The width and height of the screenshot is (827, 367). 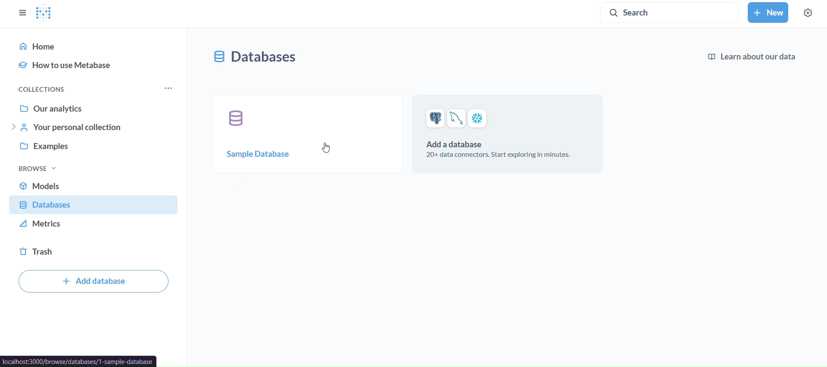 What do you see at coordinates (93, 227) in the screenshot?
I see `metrics` at bounding box center [93, 227].